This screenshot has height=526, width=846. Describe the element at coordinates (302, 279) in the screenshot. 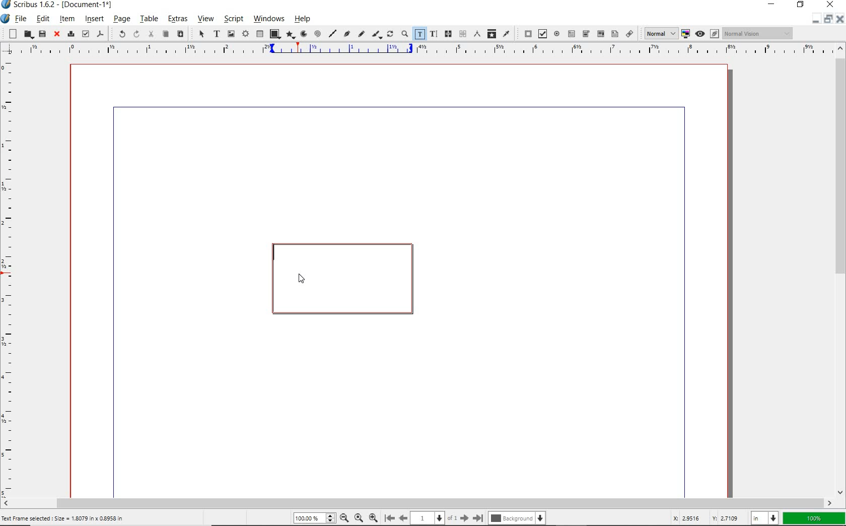

I see `Cursor Position` at that location.